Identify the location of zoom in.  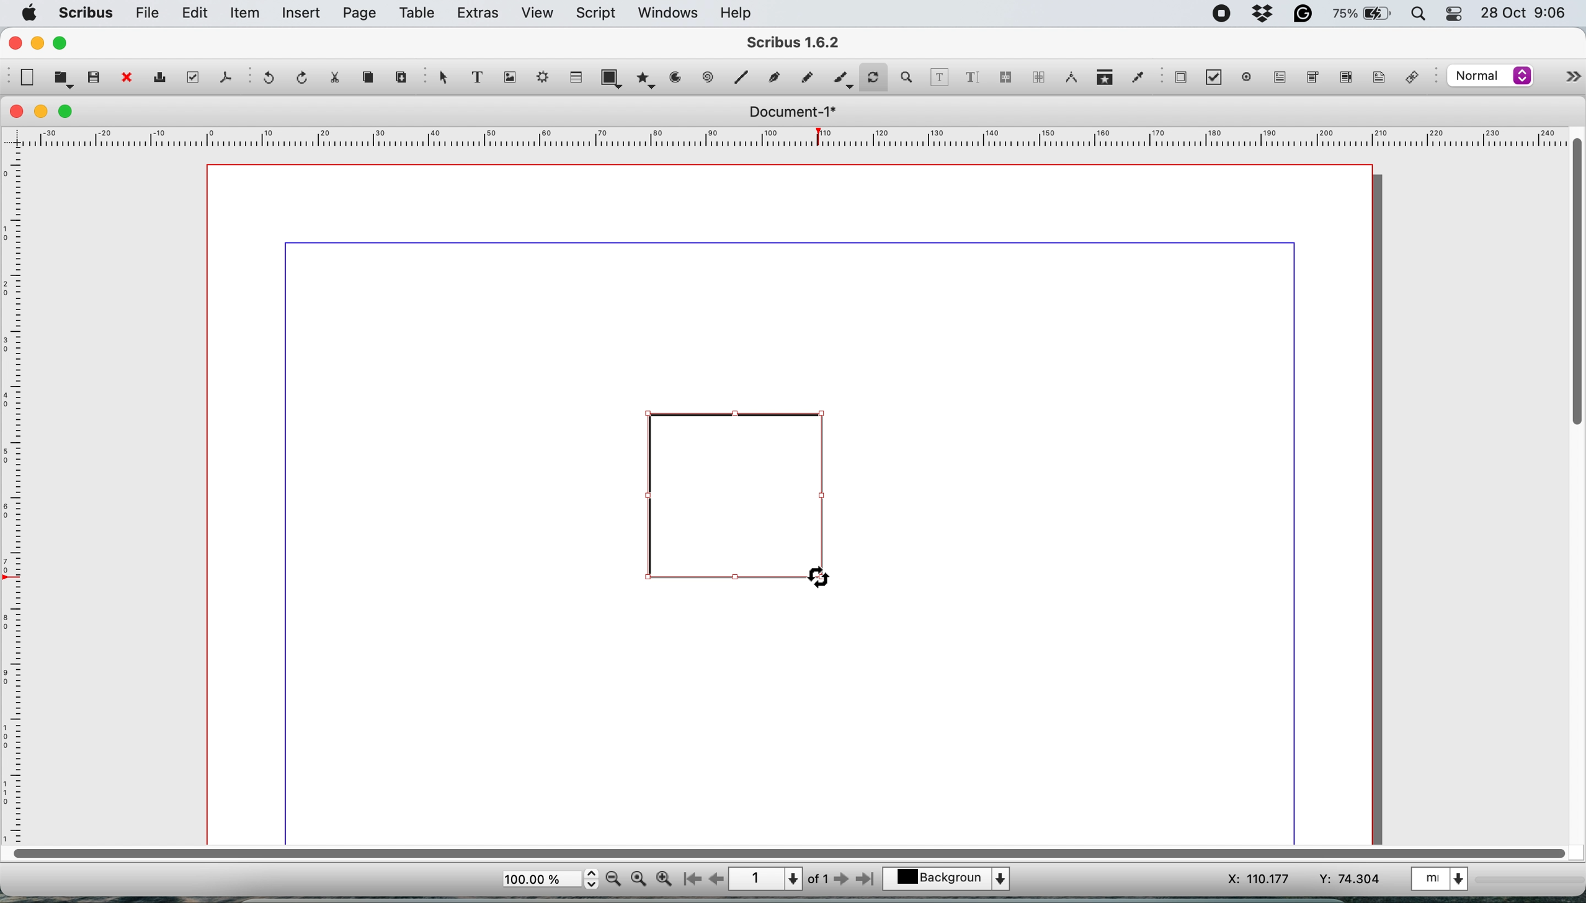
(664, 879).